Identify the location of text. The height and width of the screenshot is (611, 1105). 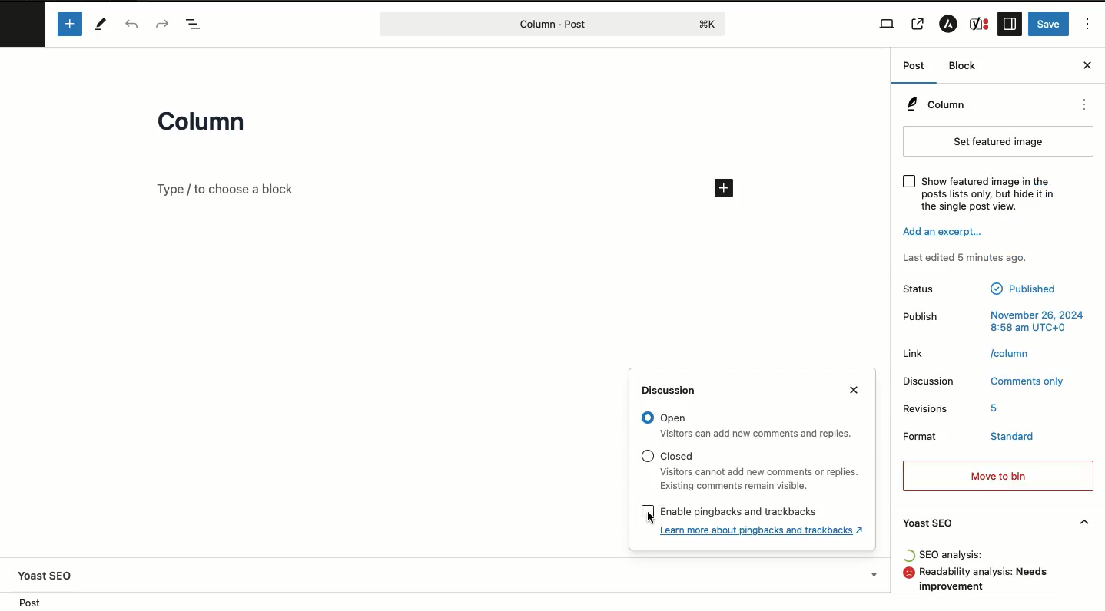
(988, 193).